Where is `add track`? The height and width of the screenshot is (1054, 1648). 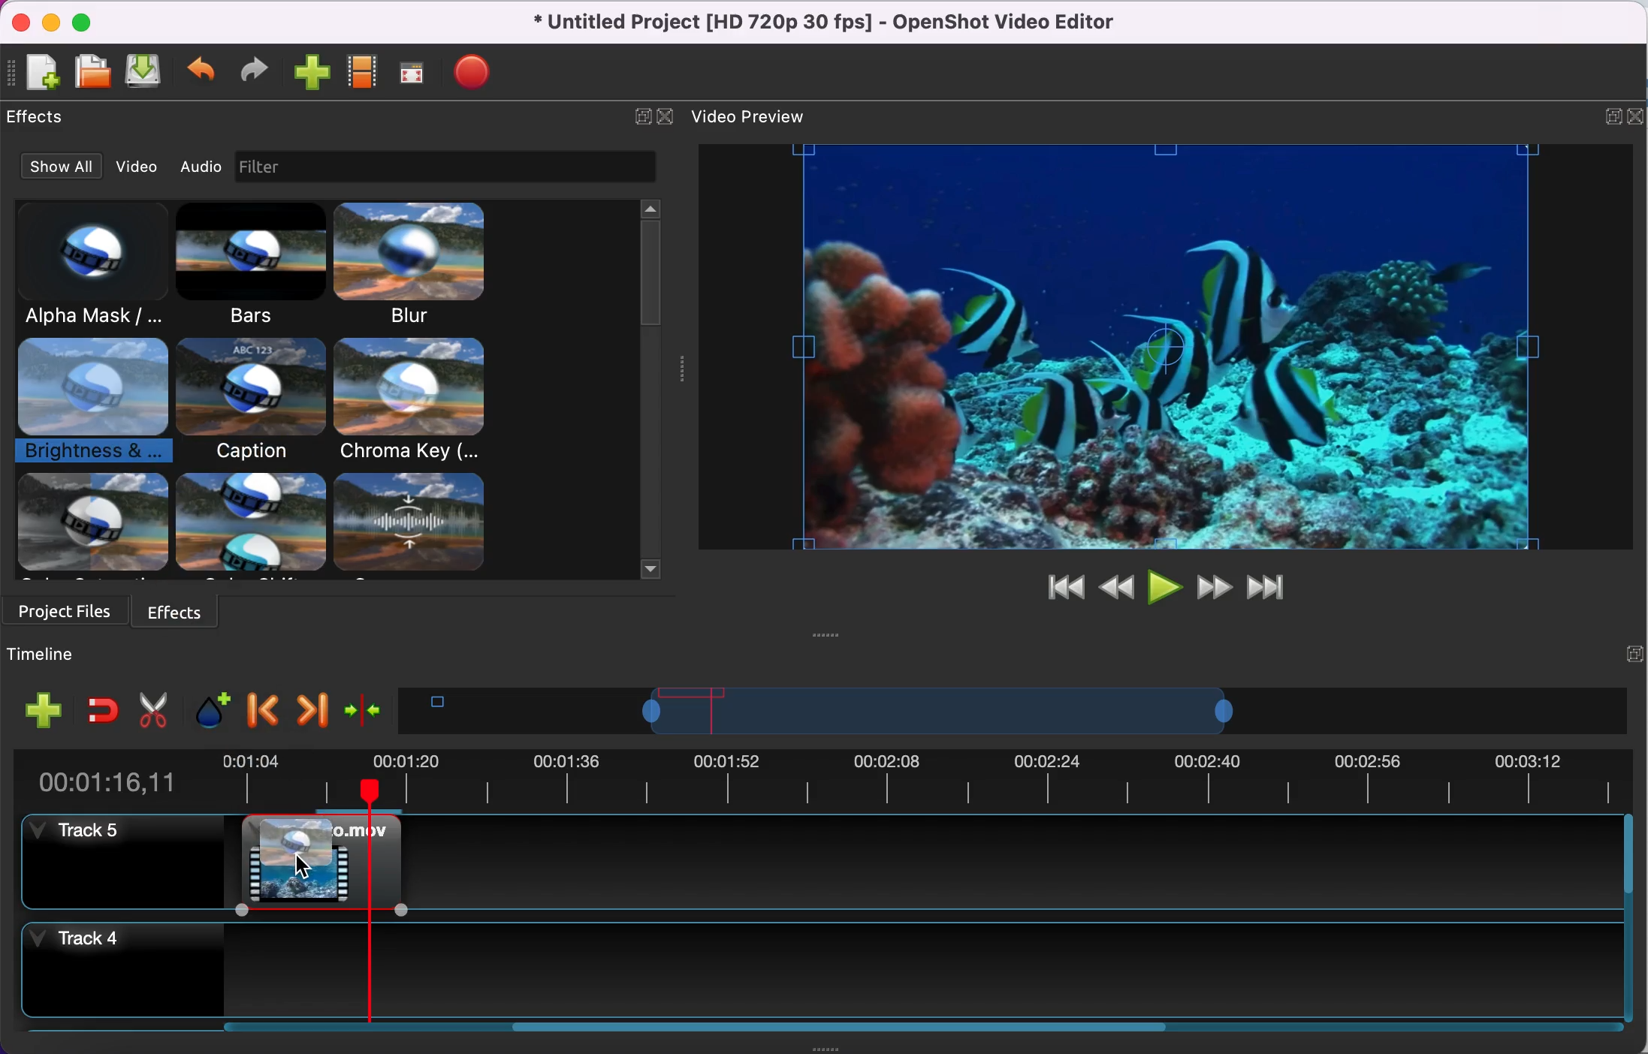 add track is located at coordinates (39, 715).